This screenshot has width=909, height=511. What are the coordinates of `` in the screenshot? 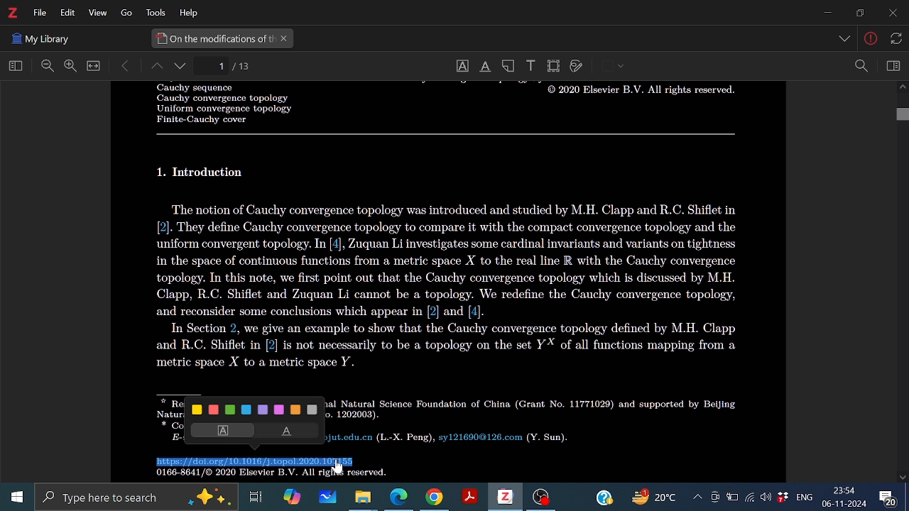 It's located at (621, 67).